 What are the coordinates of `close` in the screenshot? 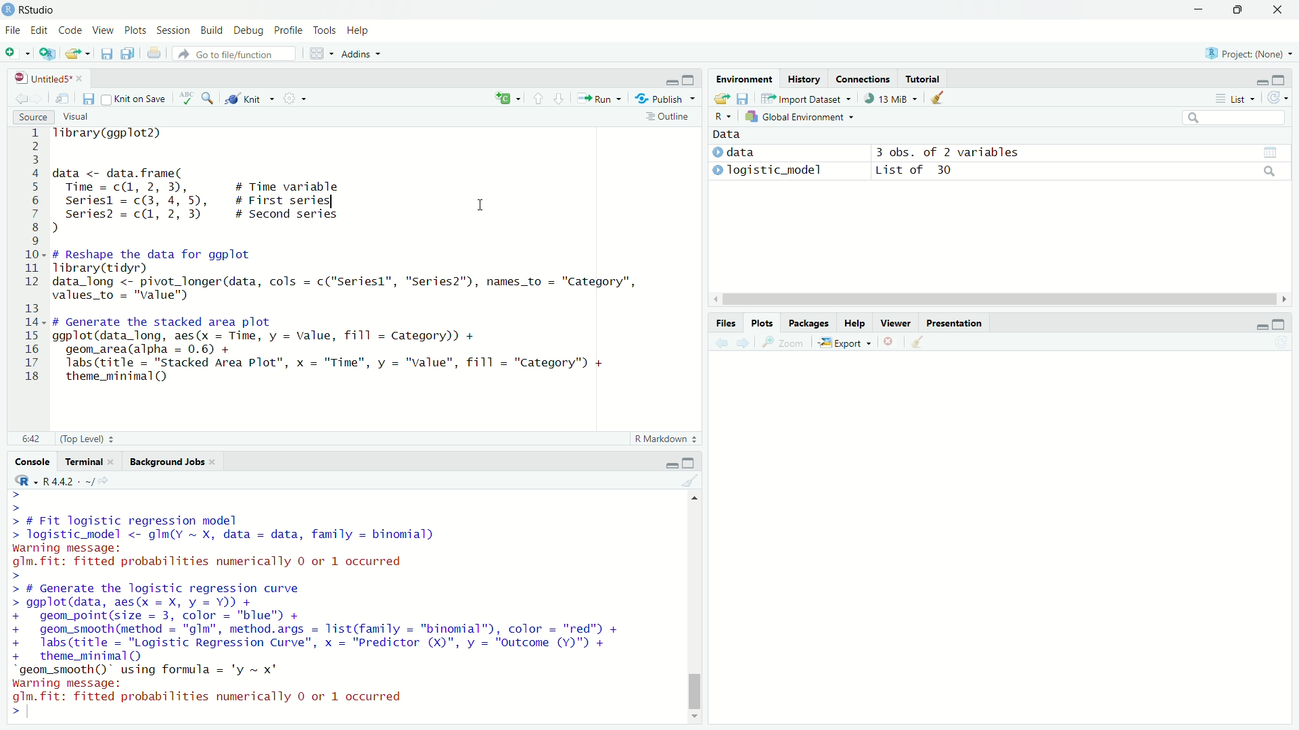 It's located at (1280, 9).